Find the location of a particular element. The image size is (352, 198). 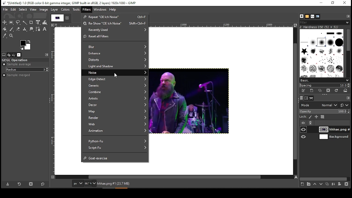

channels is located at coordinates (306, 98).